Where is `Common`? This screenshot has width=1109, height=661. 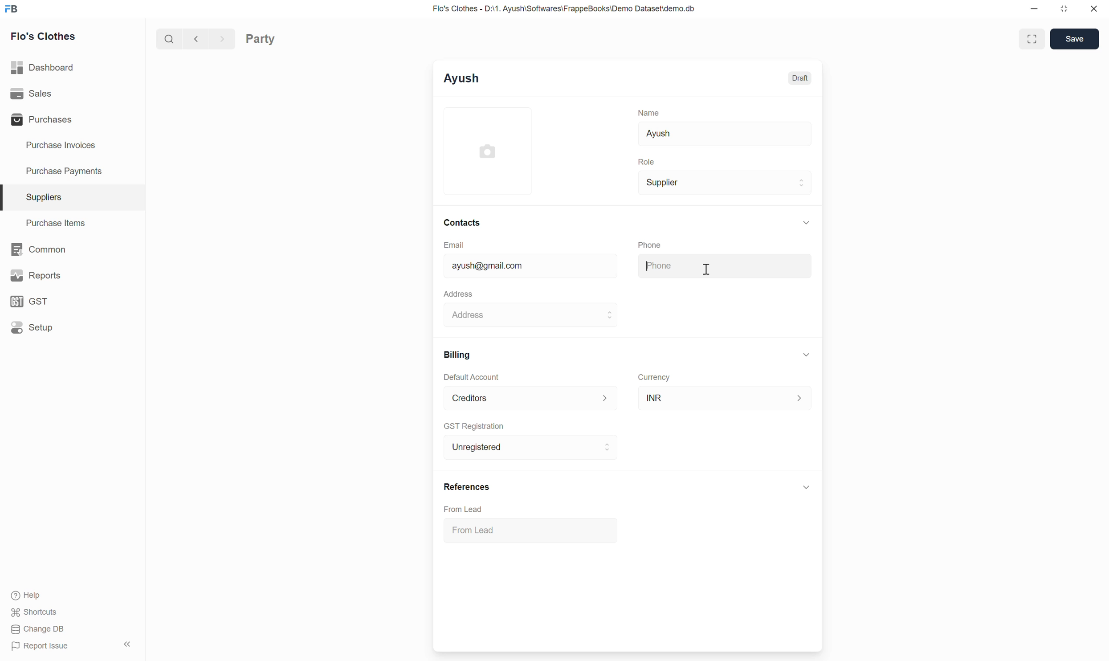 Common is located at coordinates (72, 249).